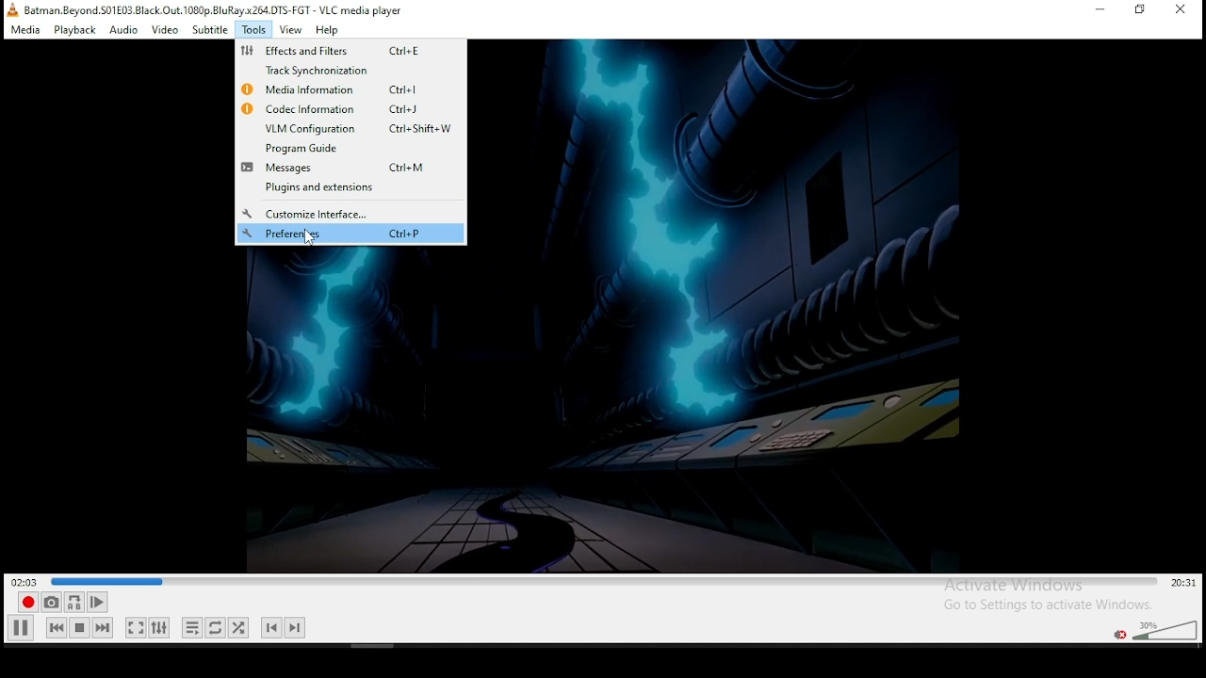 The width and height of the screenshot is (1206, 678). Describe the element at coordinates (291, 29) in the screenshot. I see `view` at that location.